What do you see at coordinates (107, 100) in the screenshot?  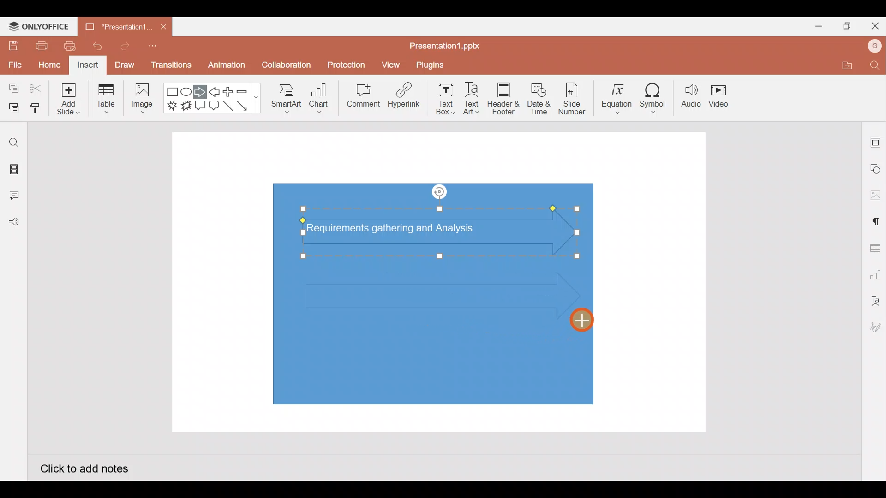 I see `Table` at bounding box center [107, 100].